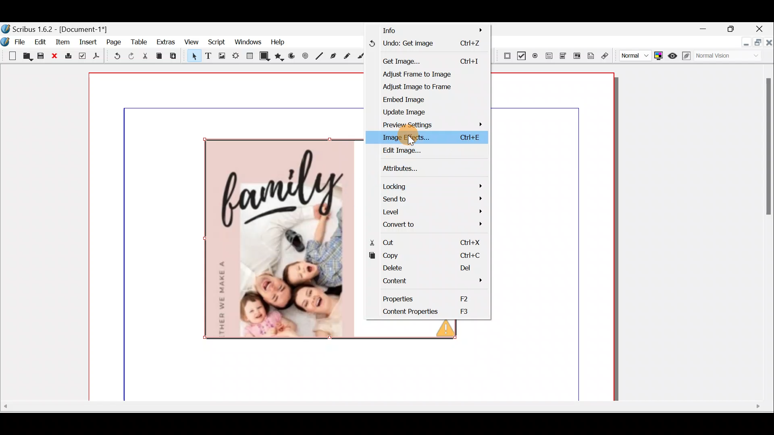  Describe the element at coordinates (384, 409) in the screenshot. I see `Scroll bar` at that location.